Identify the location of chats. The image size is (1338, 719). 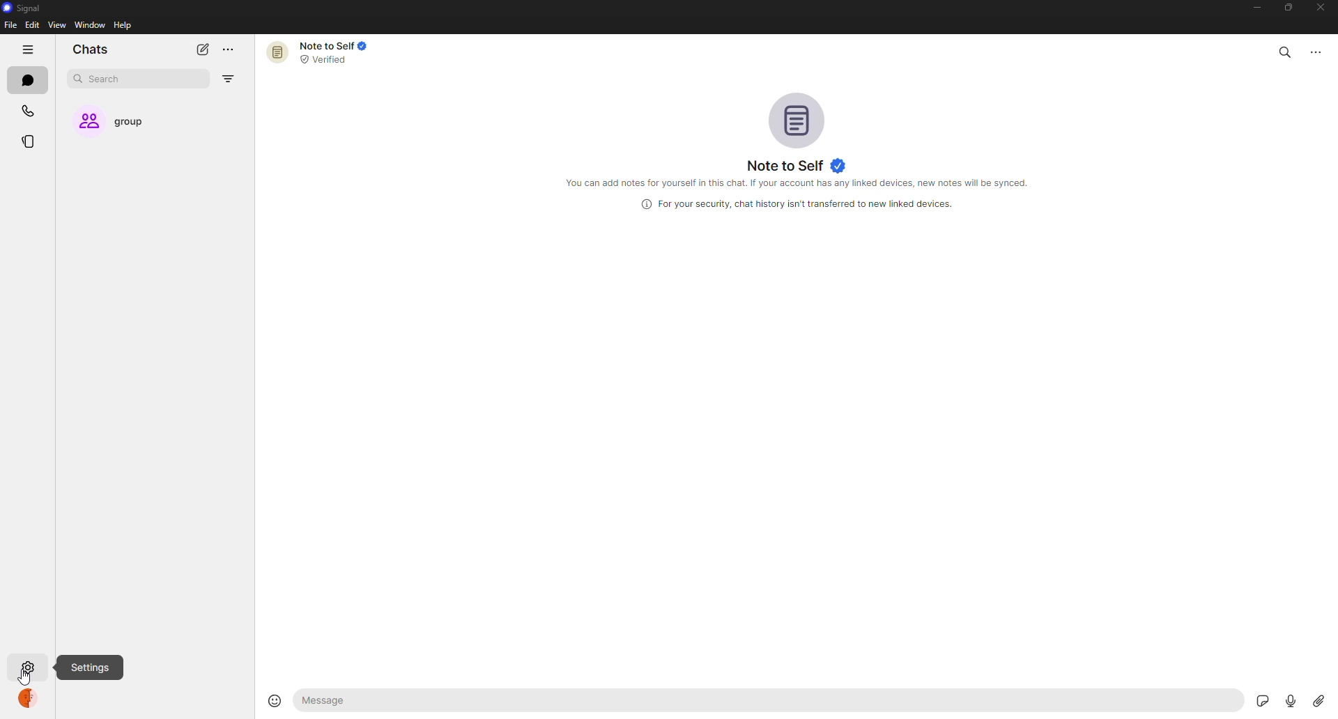
(31, 82).